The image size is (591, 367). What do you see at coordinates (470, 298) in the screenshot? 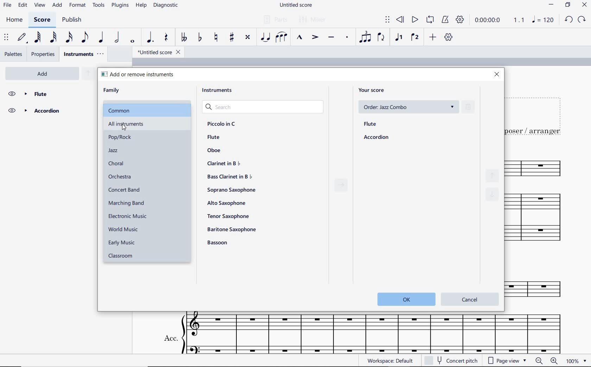
I see `cancel` at bounding box center [470, 298].